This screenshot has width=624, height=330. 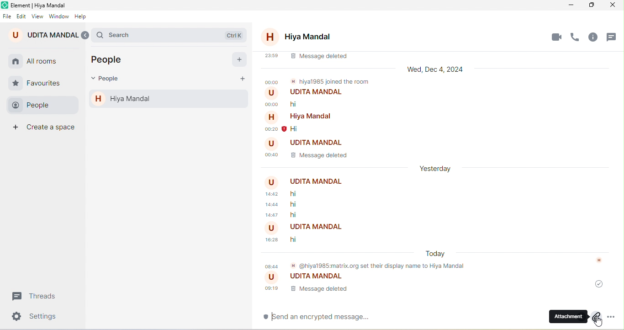 I want to click on create space, so click(x=46, y=129).